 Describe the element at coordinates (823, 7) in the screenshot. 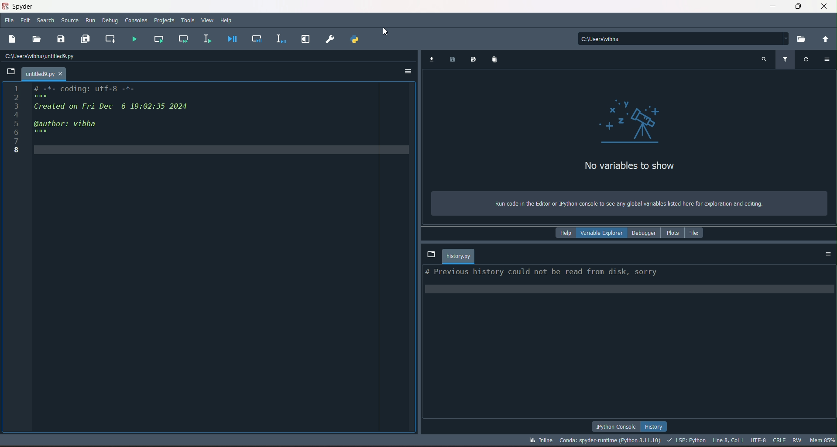

I see `close` at that location.